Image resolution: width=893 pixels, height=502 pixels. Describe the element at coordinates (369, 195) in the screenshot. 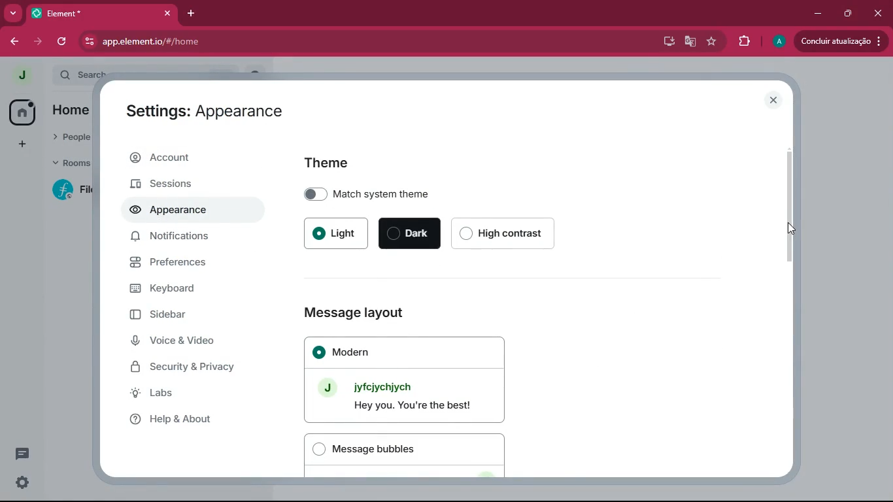

I see `Match system theme` at that location.